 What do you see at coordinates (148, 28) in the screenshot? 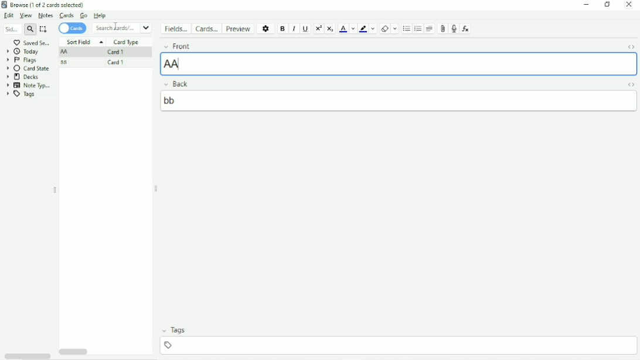
I see `search options` at bounding box center [148, 28].